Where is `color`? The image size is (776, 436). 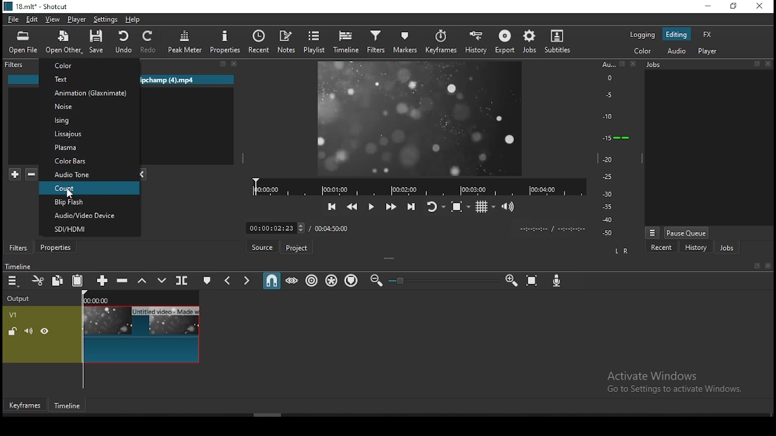
color is located at coordinates (642, 52).